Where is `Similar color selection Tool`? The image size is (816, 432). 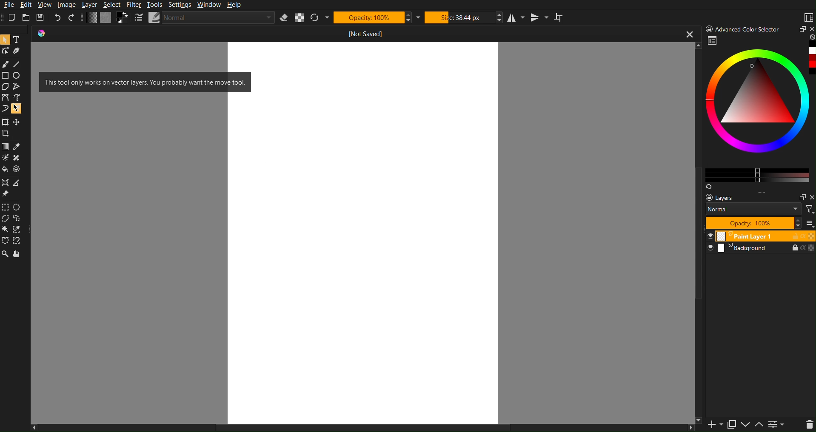
Similar color selection Tool is located at coordinates (20, 229).